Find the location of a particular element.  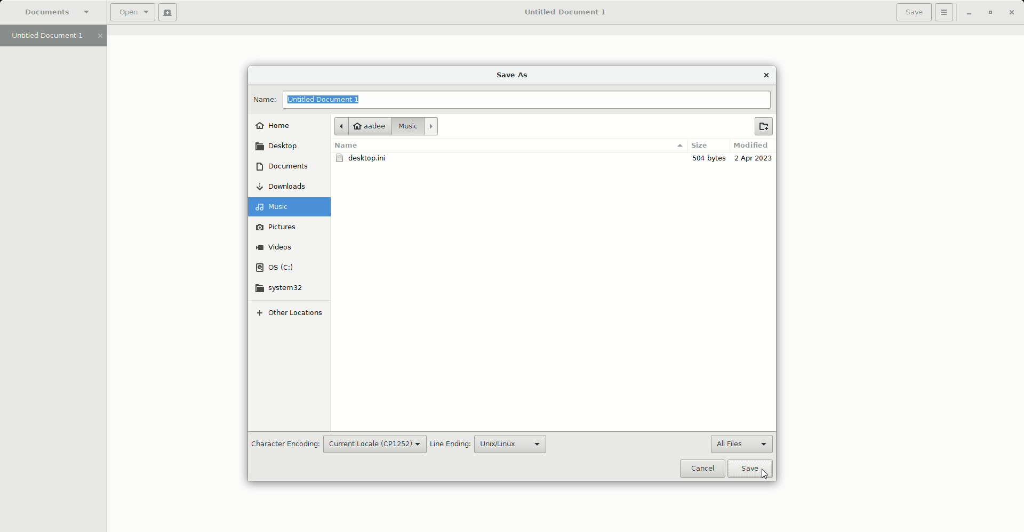

Videos is located at coordinates (290, 248).